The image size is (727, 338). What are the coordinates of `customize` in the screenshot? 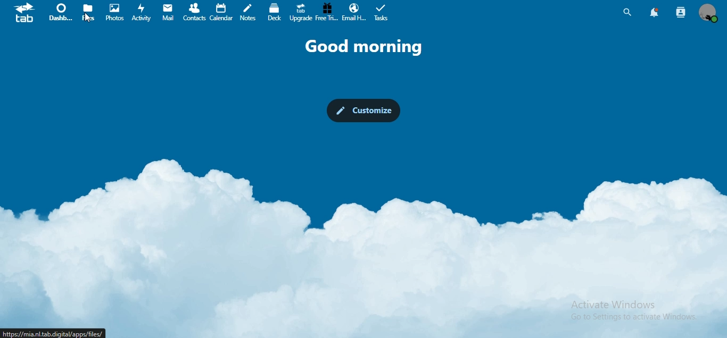 It's located at (365, 111).